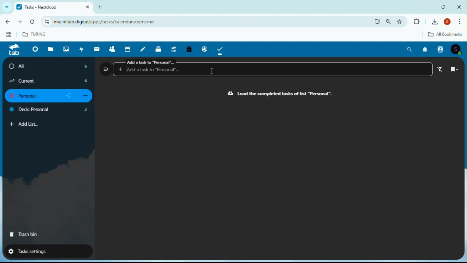 The width and height of the screenshot is (467, 263). What do you see at coordinates (389, 22) in the screenshot?
I see `search` at bounding box center [389, 22].